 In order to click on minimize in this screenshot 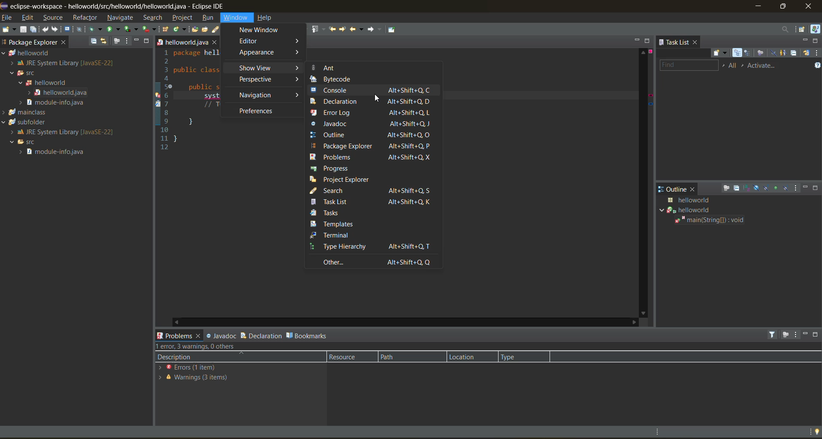, I will do `click(136, 41)`.